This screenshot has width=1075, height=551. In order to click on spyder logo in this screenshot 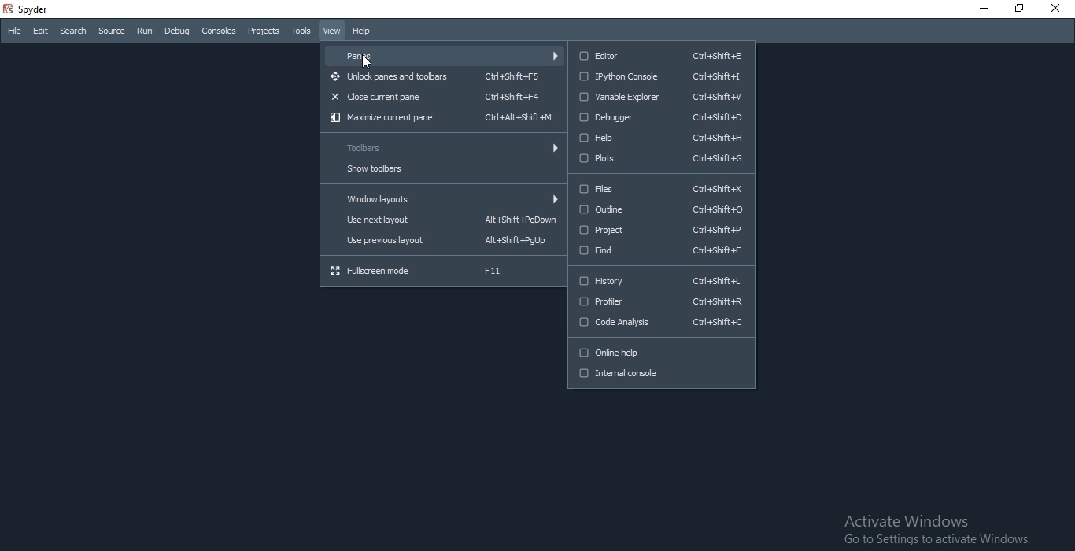, I will do `click(8, 11)`.